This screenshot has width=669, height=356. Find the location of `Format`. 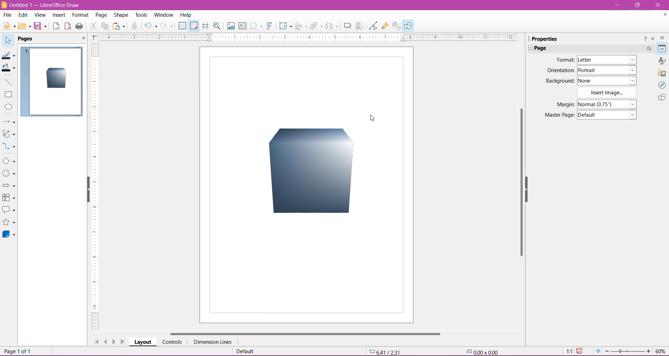

Format is located at coordinates (80, 15).